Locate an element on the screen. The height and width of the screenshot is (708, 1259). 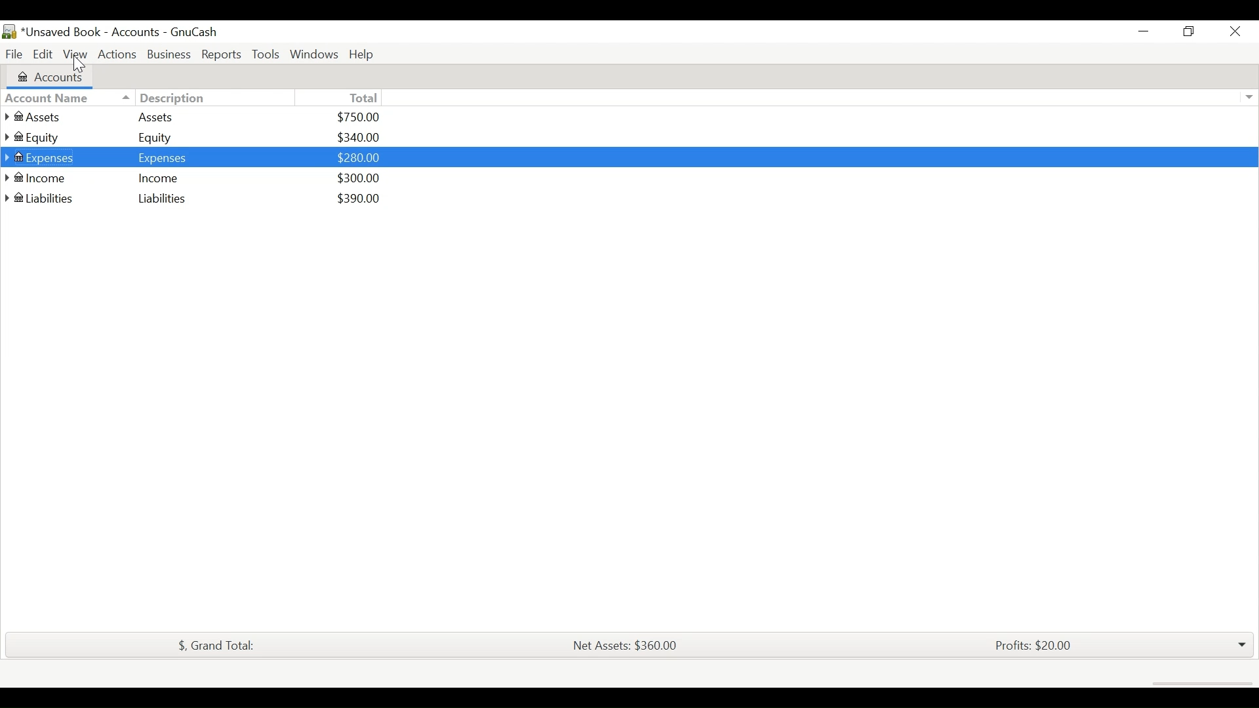
liabilities is located at coordinates (47, 199).